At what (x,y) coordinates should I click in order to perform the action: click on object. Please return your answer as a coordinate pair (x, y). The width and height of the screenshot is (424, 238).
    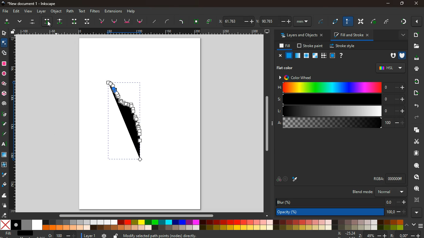
    Looking at the image, I should click on (56, 11).